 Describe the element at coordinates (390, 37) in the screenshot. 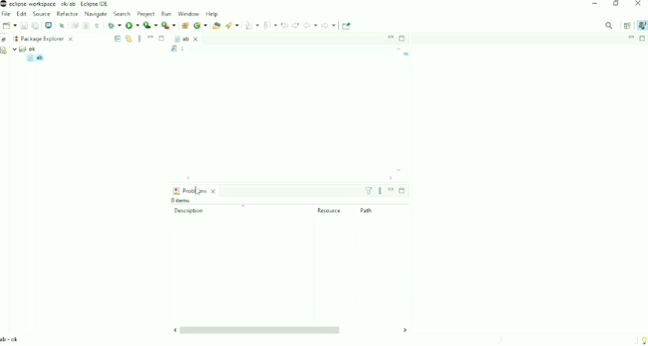

I see `Minimize` at that location.